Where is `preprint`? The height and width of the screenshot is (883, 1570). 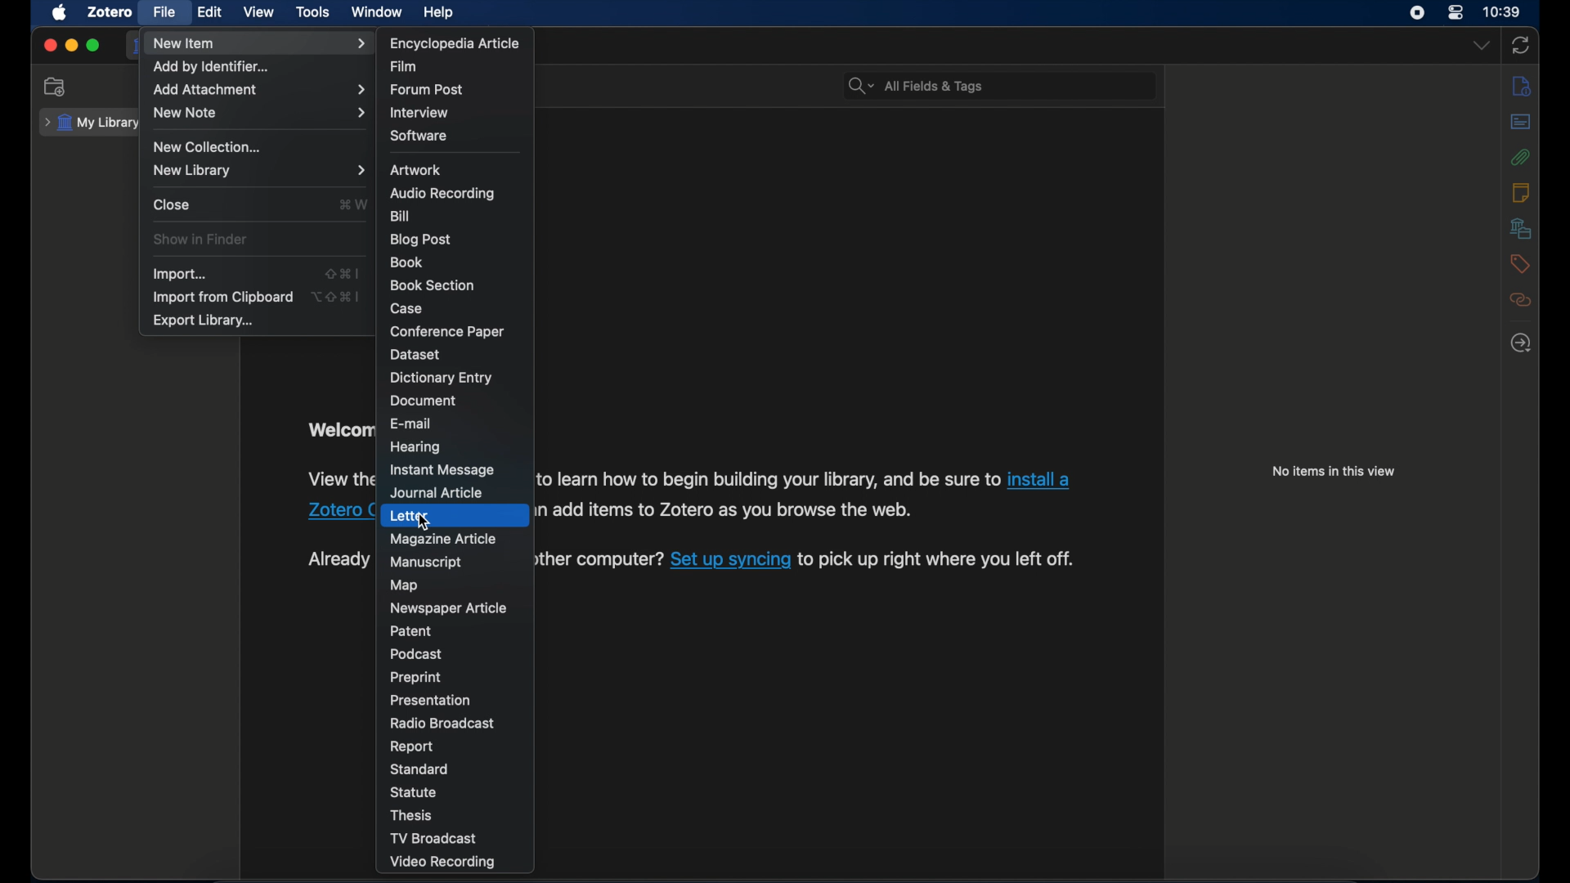 preprint is located at coordinates (415, 678).